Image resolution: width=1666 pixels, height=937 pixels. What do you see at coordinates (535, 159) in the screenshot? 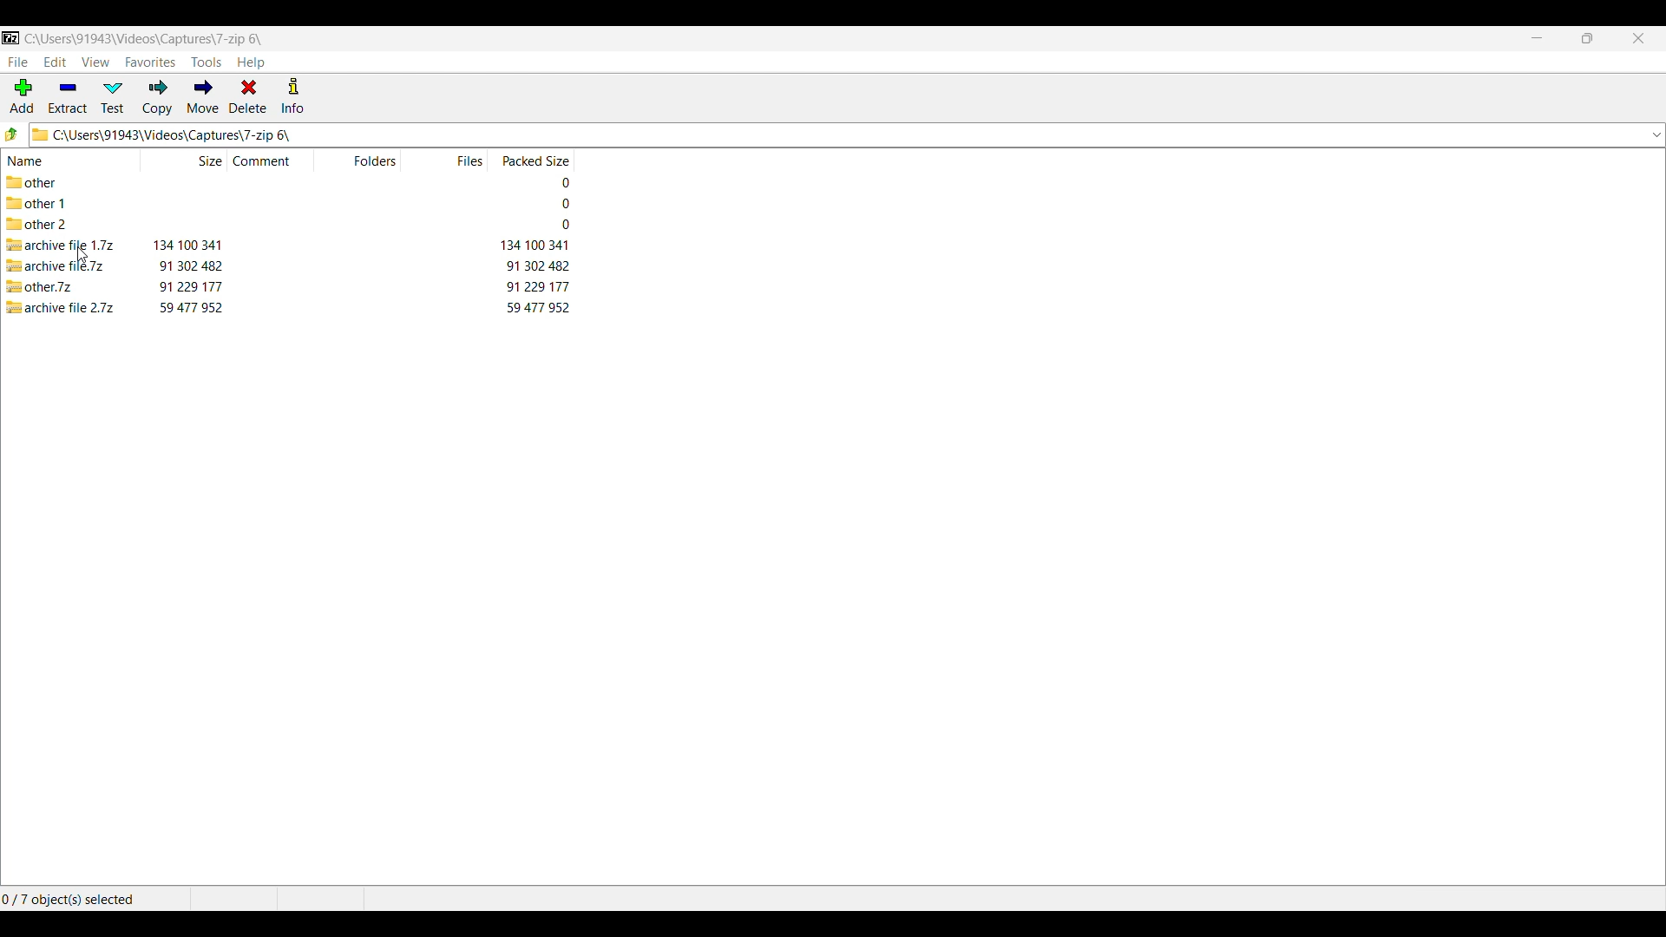
I see `Packed size ` at bounding box center [535, 159].